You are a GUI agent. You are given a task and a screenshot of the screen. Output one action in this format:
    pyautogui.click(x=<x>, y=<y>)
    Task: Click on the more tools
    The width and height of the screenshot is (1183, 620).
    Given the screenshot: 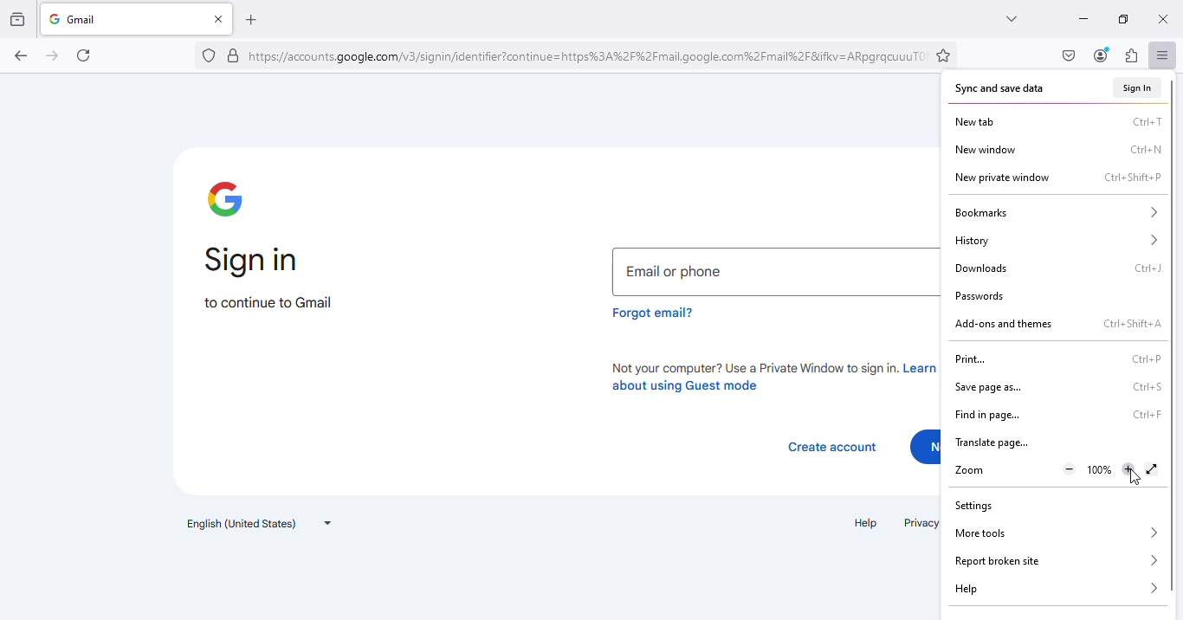 What is the action you would take?
    pyautogui.click(x=1054, y=533)
    